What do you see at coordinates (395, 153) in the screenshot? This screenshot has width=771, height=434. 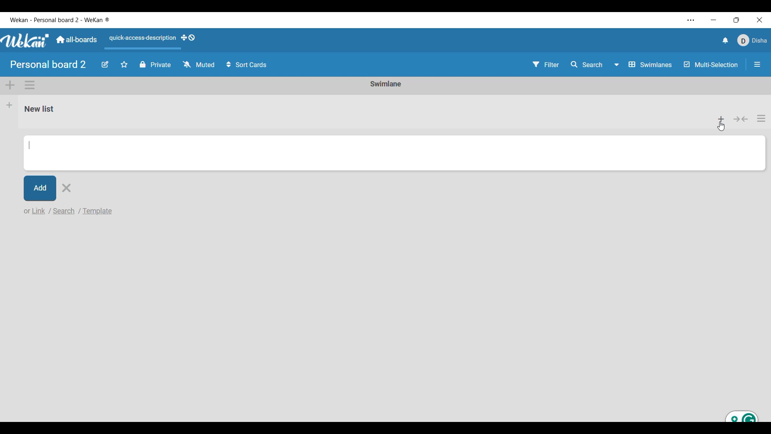 I see `Text box to enter new card name` at bounding box center [395, 153].